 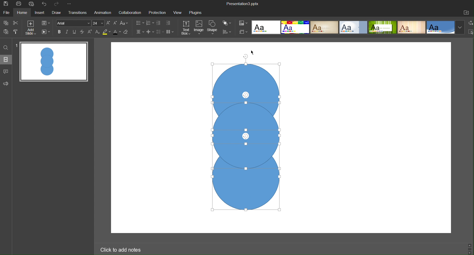 I want to click on Erase Style, so click(x=127, y=33).